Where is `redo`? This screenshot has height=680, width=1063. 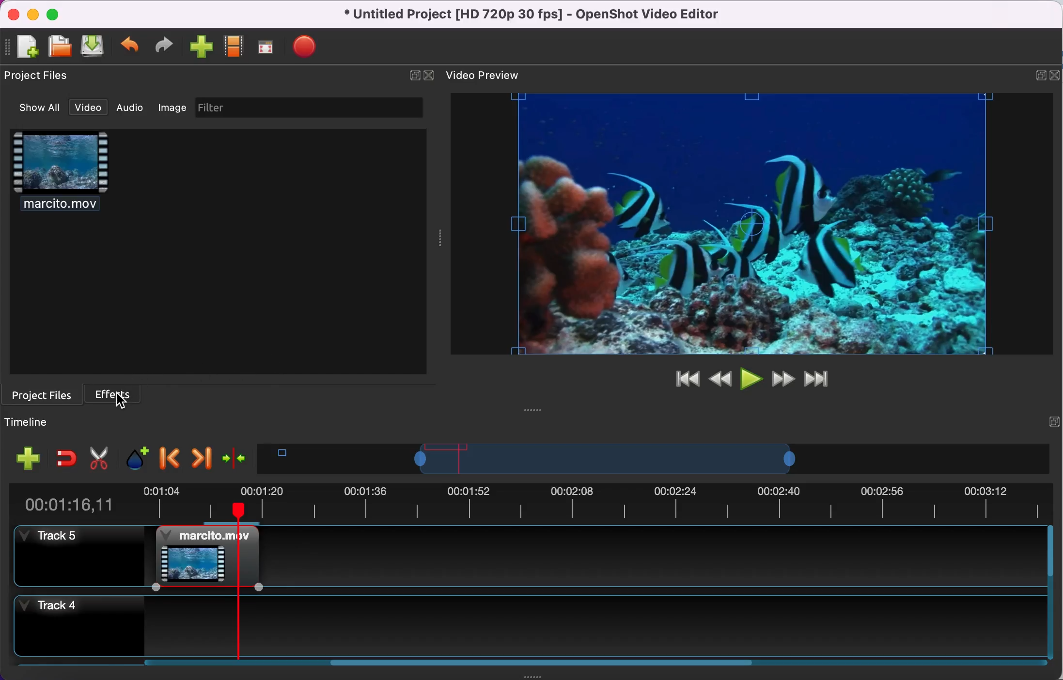
redo is located at coordinates (161, 46).